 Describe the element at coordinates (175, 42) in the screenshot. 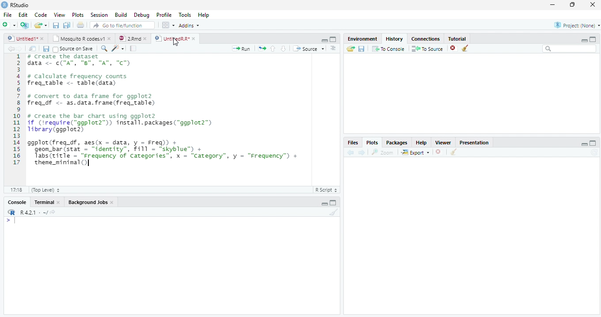

I see `Cursor` at that location.